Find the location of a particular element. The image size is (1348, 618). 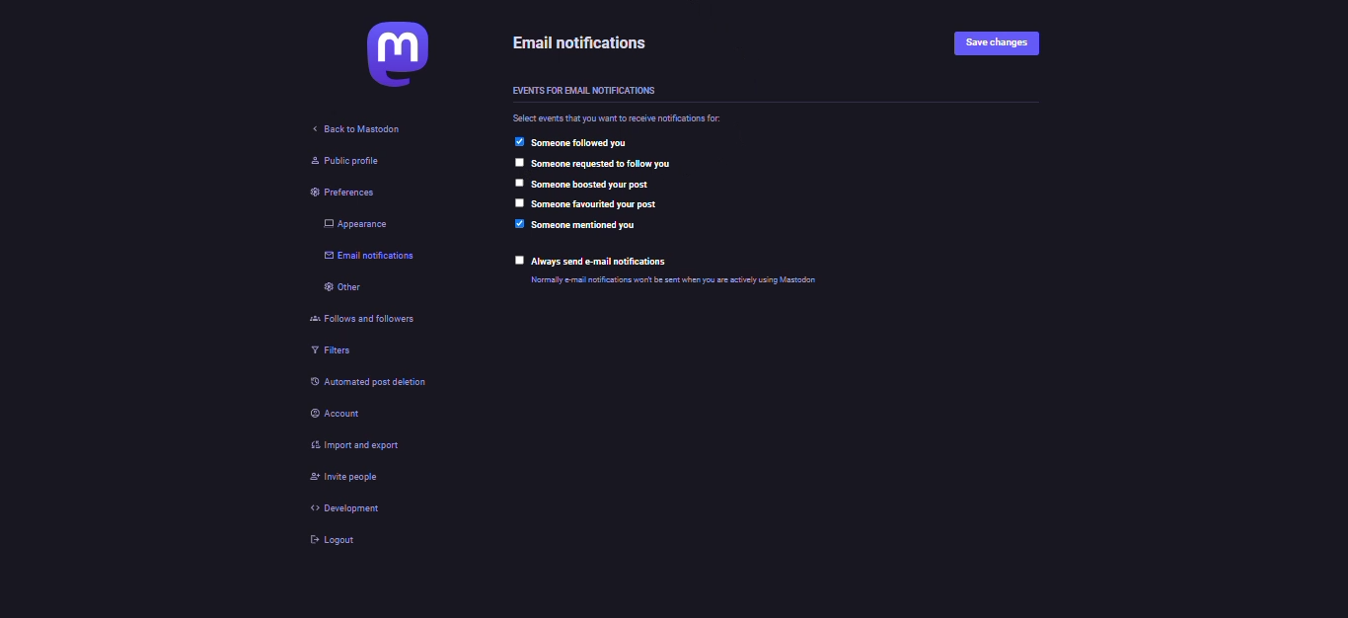

click to enable is located at coordinates (519, 183).